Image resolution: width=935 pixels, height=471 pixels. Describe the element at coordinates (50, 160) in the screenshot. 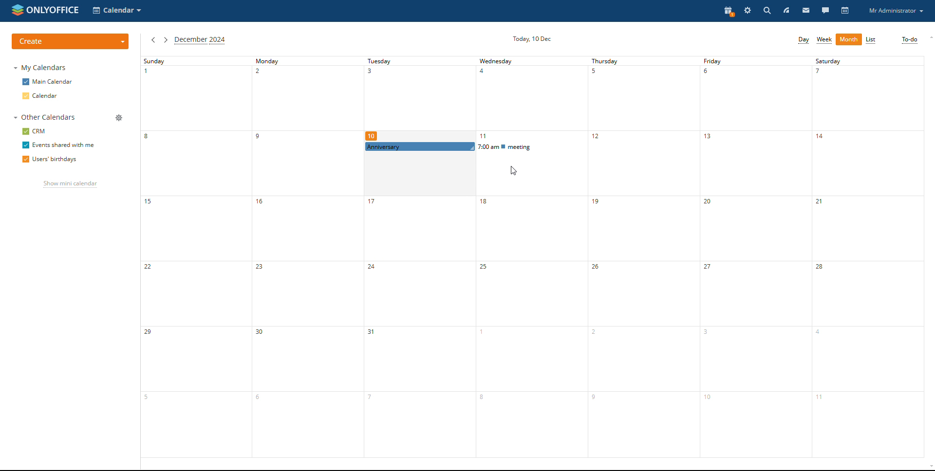

I see `users' birthdays` at that location.